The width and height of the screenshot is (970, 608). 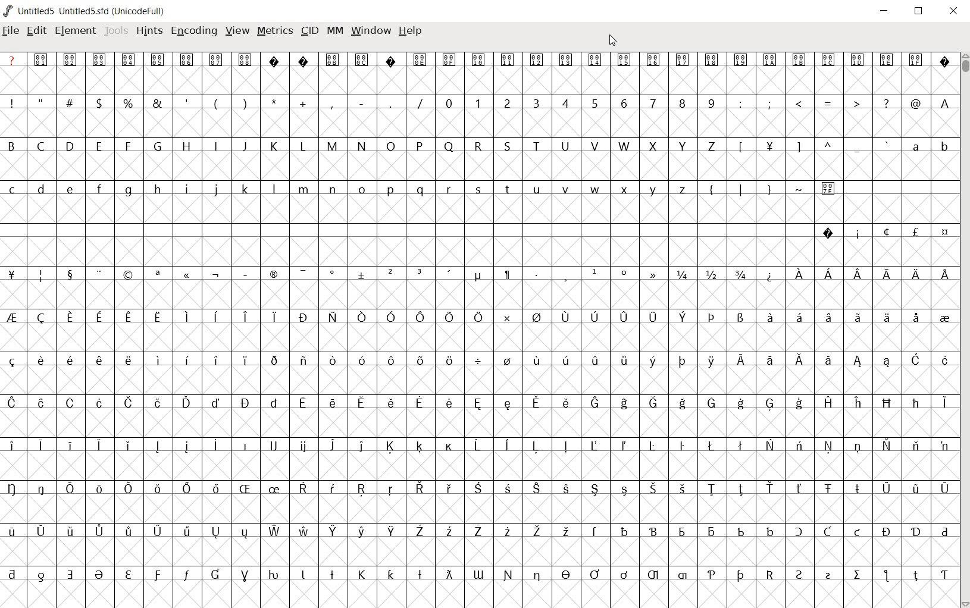 I want to click on Symbol, so click(x=565, y=277).